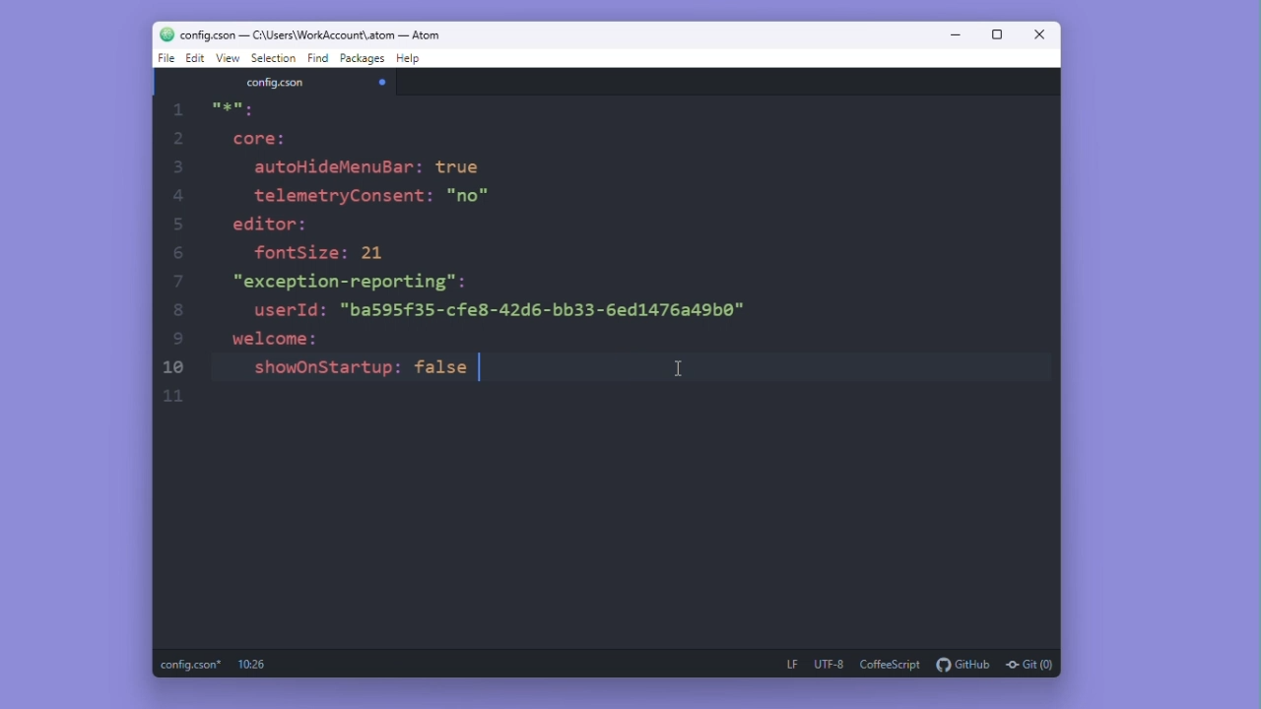  What do you see at coordinates (1029, 664) in the screenshot?
I see `git(0)` at bounding box center [1029, 664].